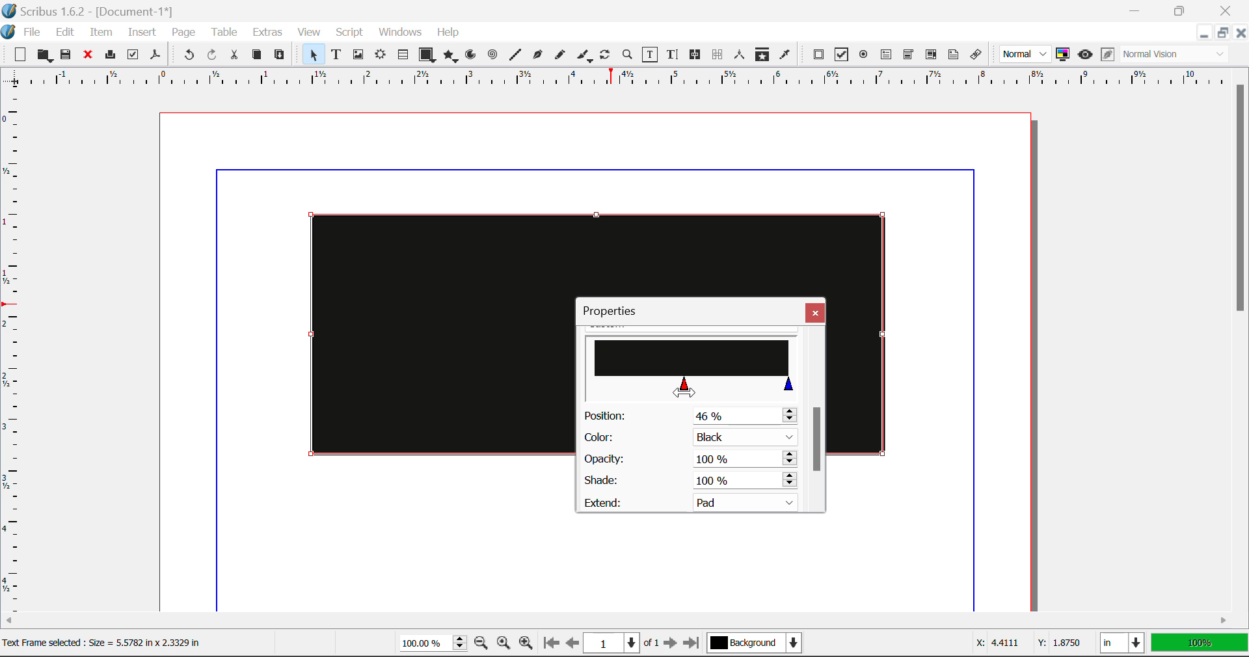  I want to click on View, so click(309, 33).